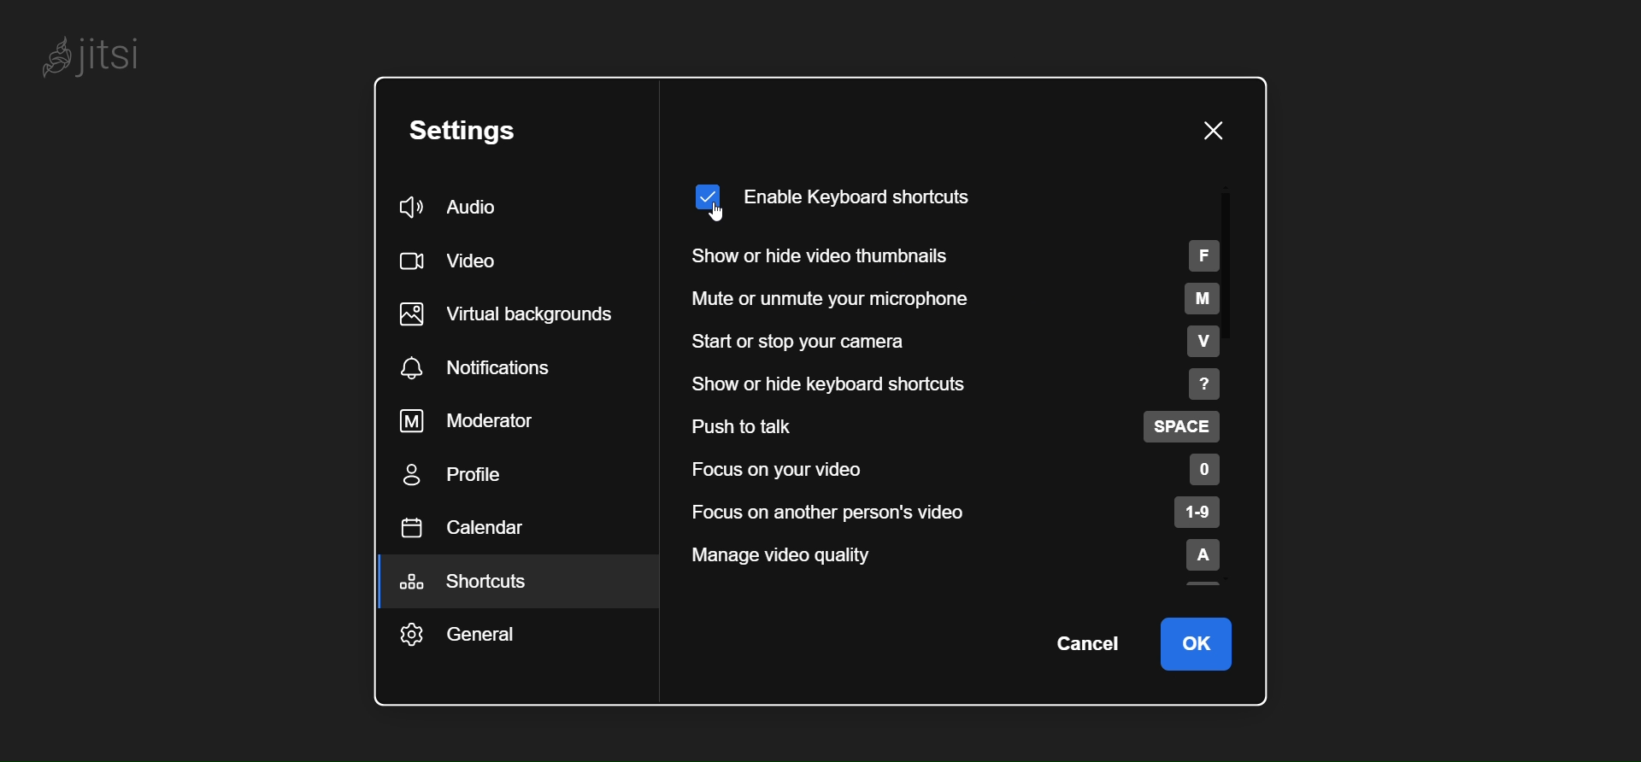  What do you see at coordinates (496, 368) in the screenshot?
I see `notification` at bounding box center [496, 368].